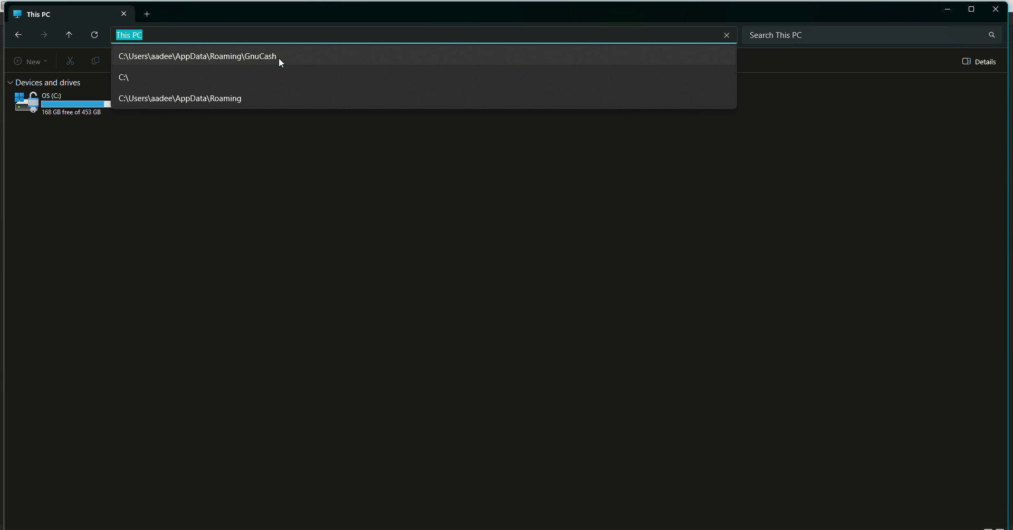 This screenshot has height=530, width=1013. Describe the element at coordinates (971, 9) in the screenshot. I see `Restore` at that location.